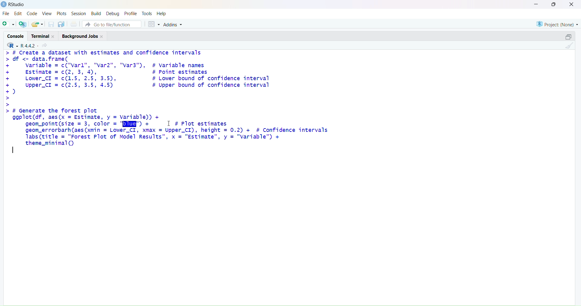  I want to click on save all open document, so click(61, 24).